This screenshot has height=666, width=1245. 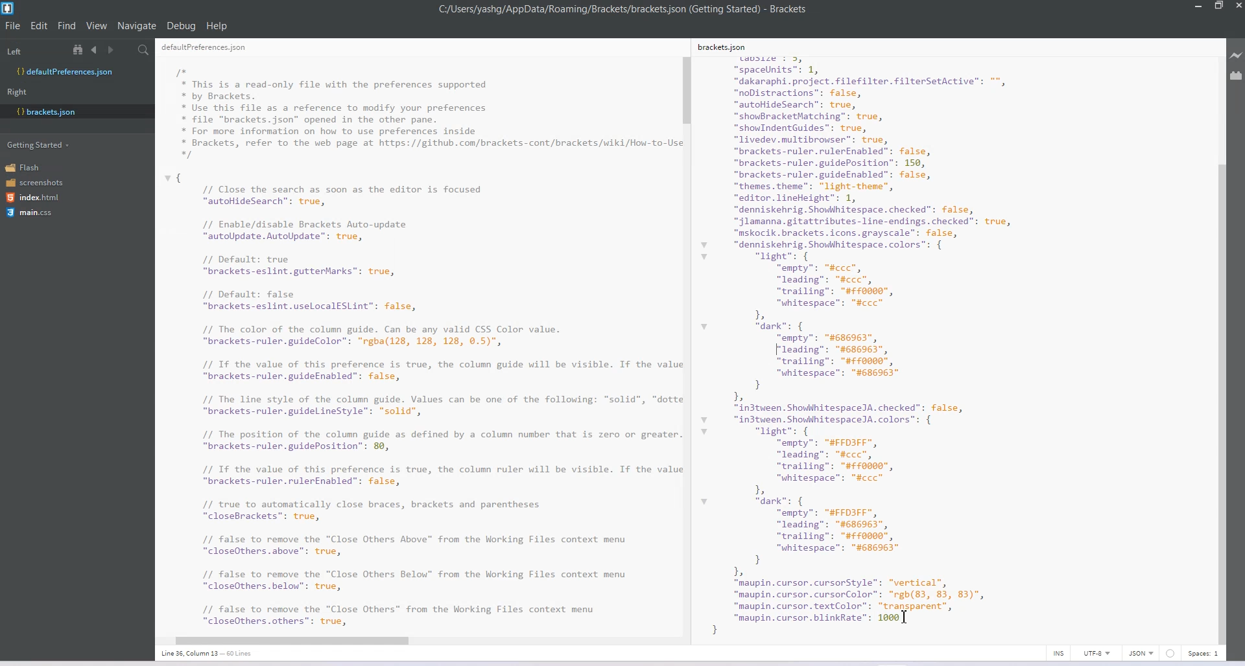 I want to click on Navigate Forward, so click(x=112, y=51).